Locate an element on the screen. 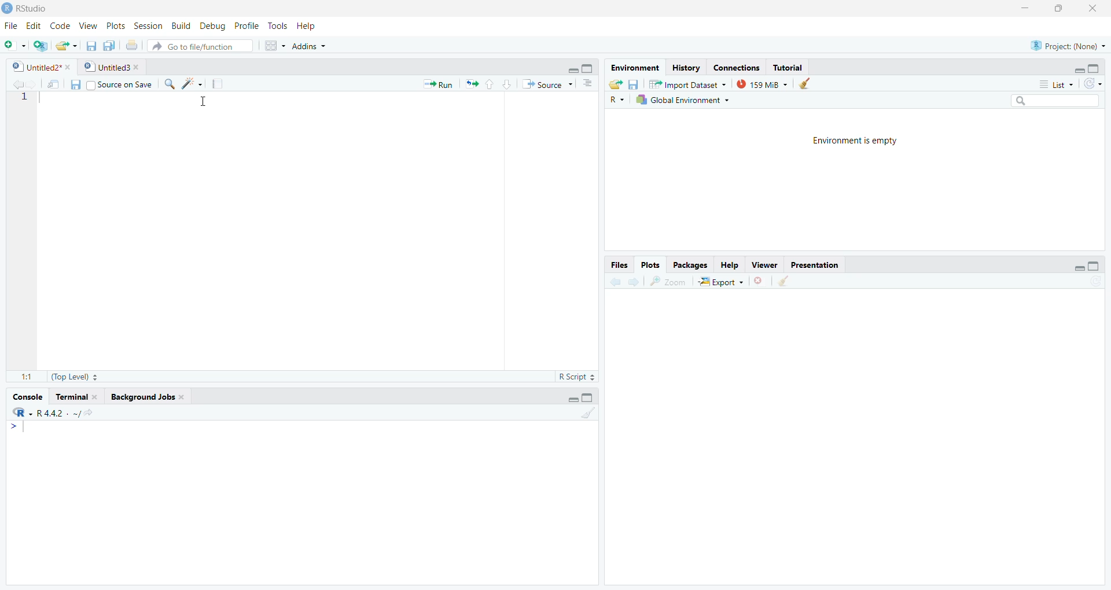 The height and width of the screenshot is (590, 1111). Back is located at coordinates (13, 85).